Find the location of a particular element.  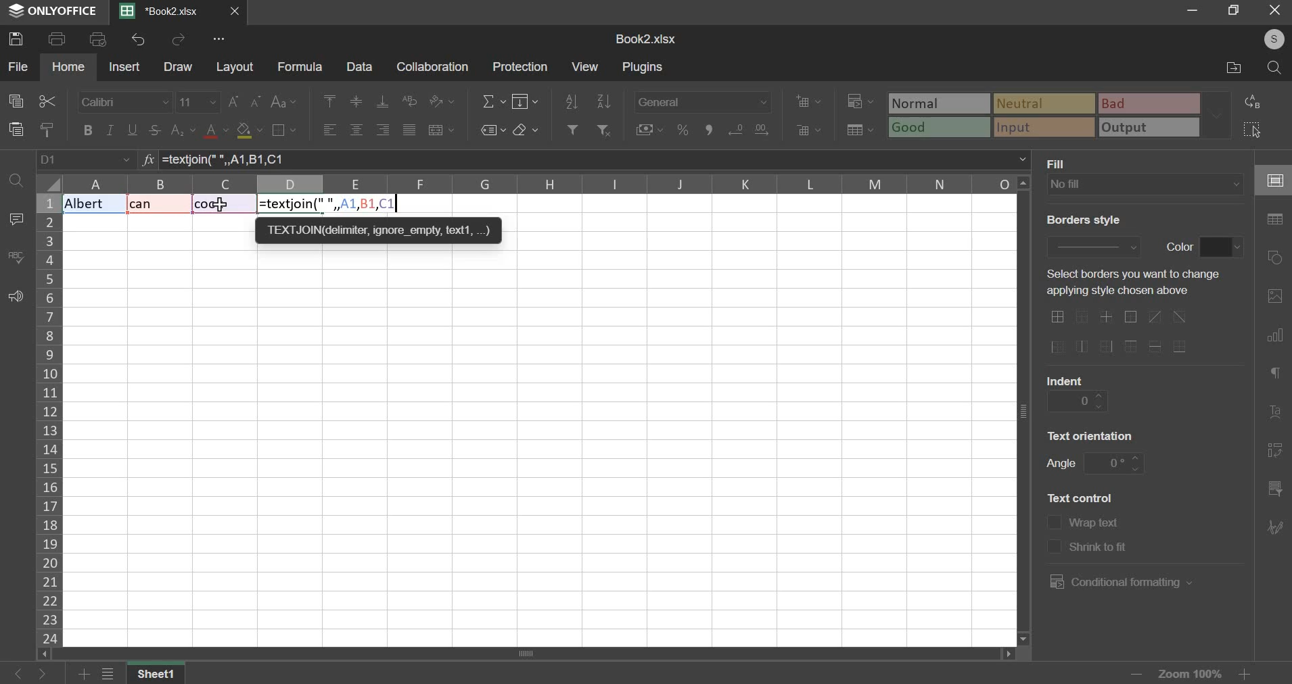

pivot table is located at coordinates (1275, 451).